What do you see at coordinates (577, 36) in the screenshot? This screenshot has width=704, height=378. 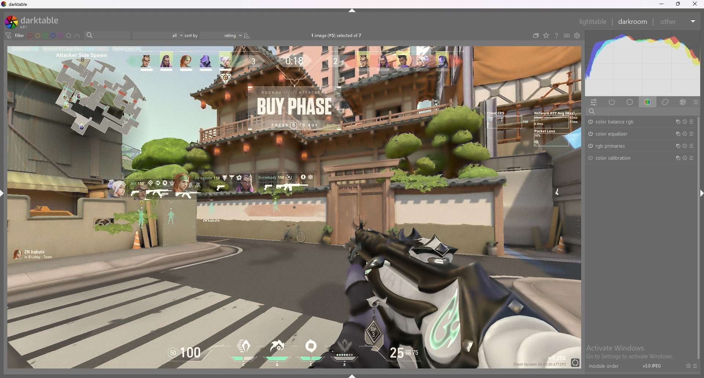 I see `show global preference` at bounding box center [577, 36].